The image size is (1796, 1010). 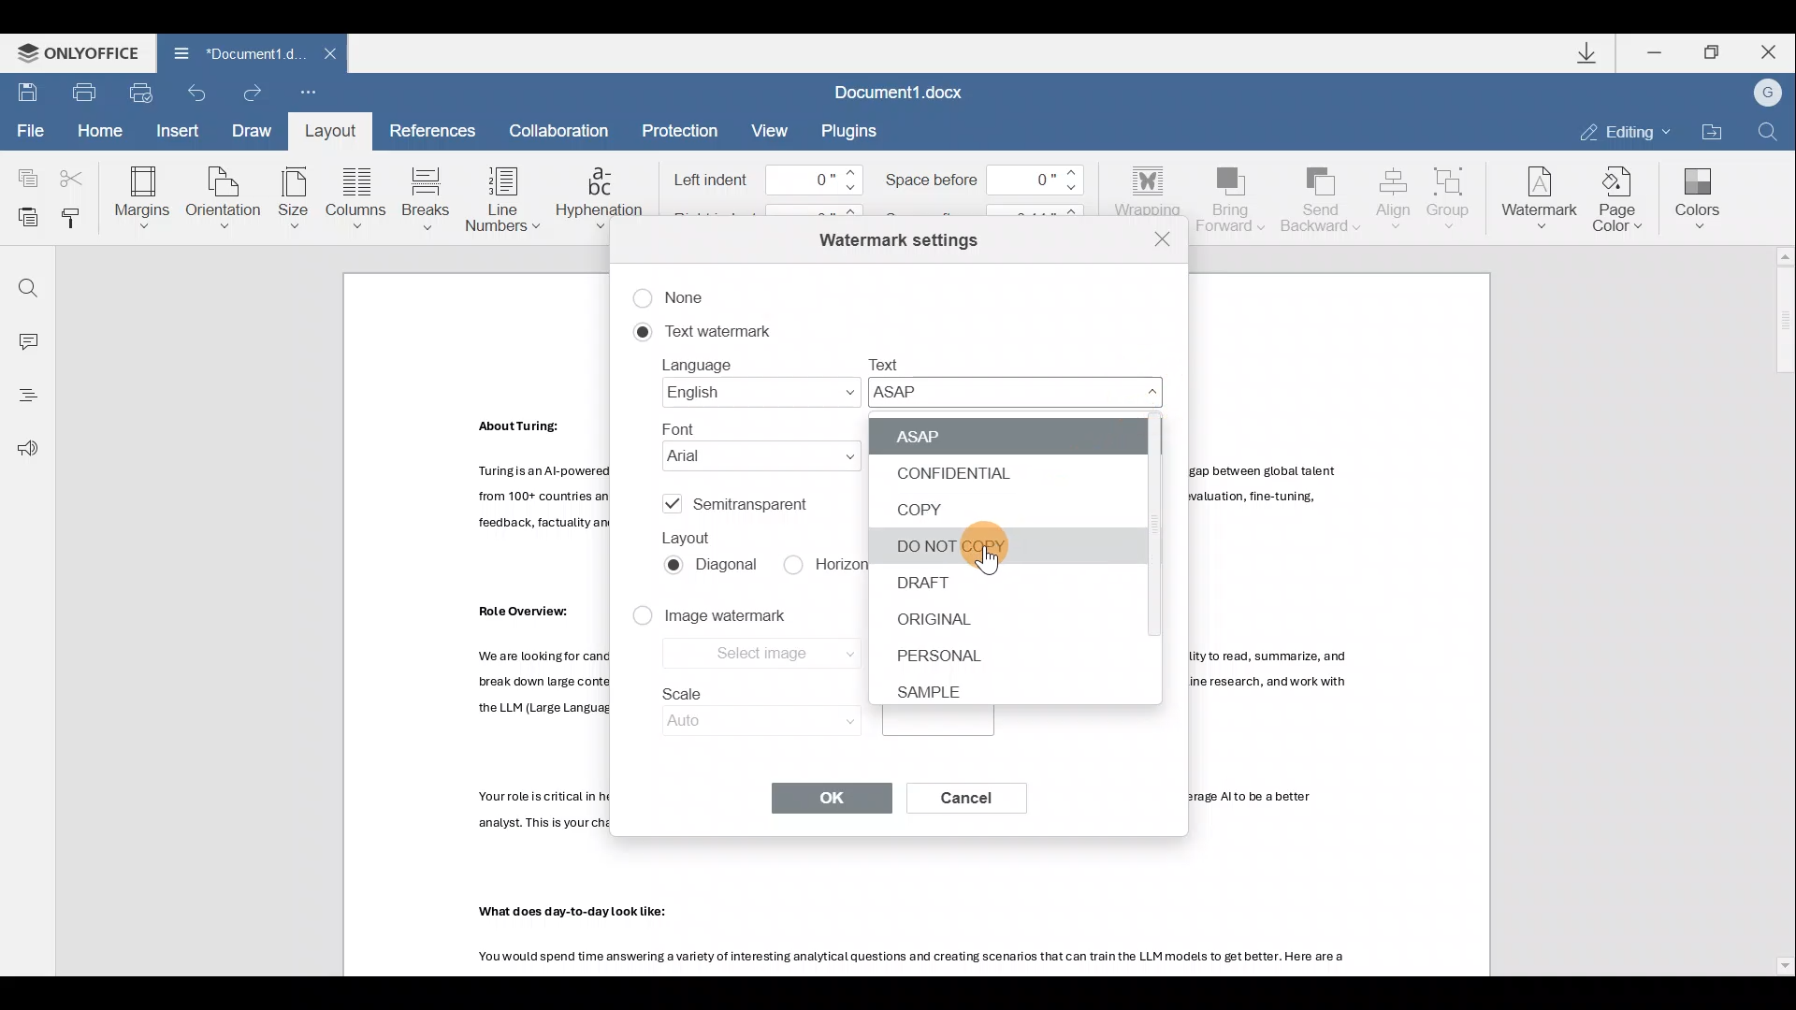 What do you see at coordinates (430, 129) in the screenshot?
I see `References` at bounding box center [430, 129].